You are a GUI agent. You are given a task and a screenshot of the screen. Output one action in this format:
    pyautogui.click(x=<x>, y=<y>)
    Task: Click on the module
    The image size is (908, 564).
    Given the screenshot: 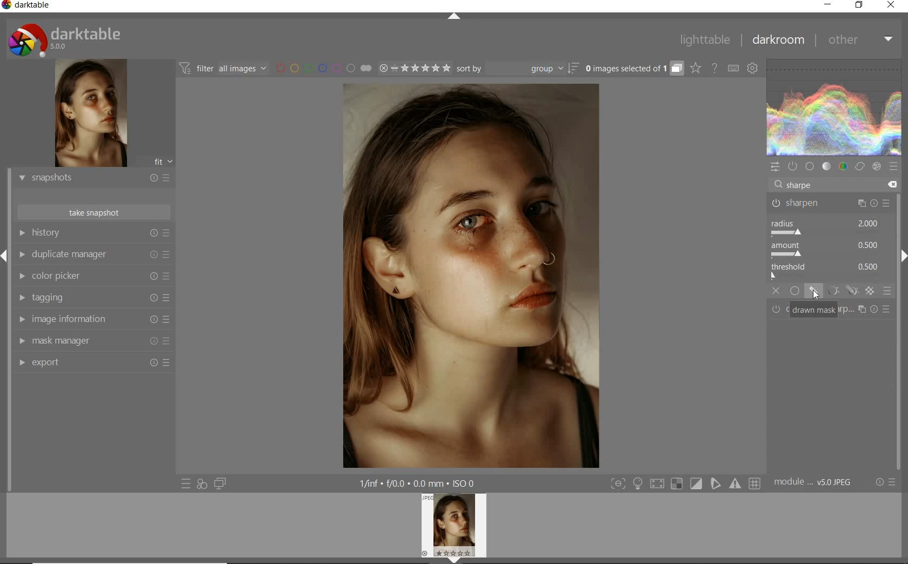 What is the action you would take?
    pyautogui.click(x=814, y=482)
    